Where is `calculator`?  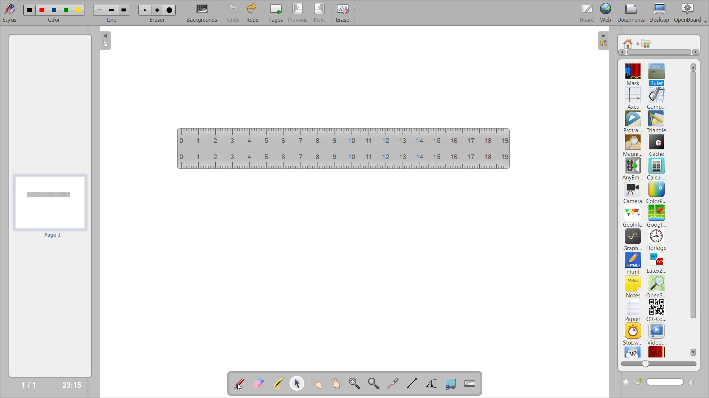 calculator is located at coordinates (657, 168).